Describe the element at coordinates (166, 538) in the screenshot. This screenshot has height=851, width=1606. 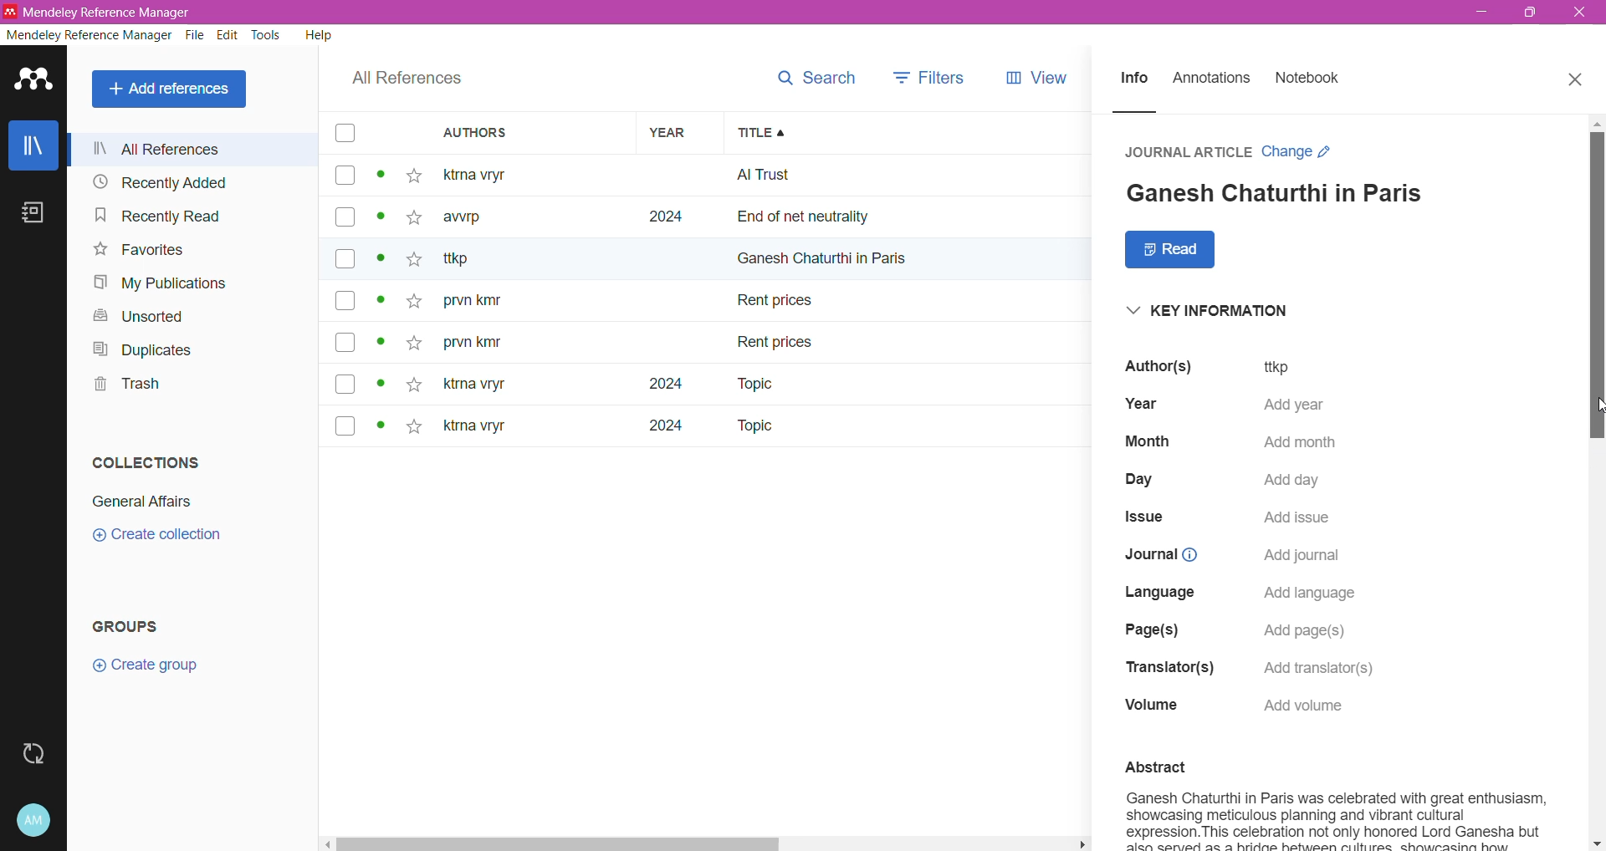
I see `Click to Create Collection` at that location.